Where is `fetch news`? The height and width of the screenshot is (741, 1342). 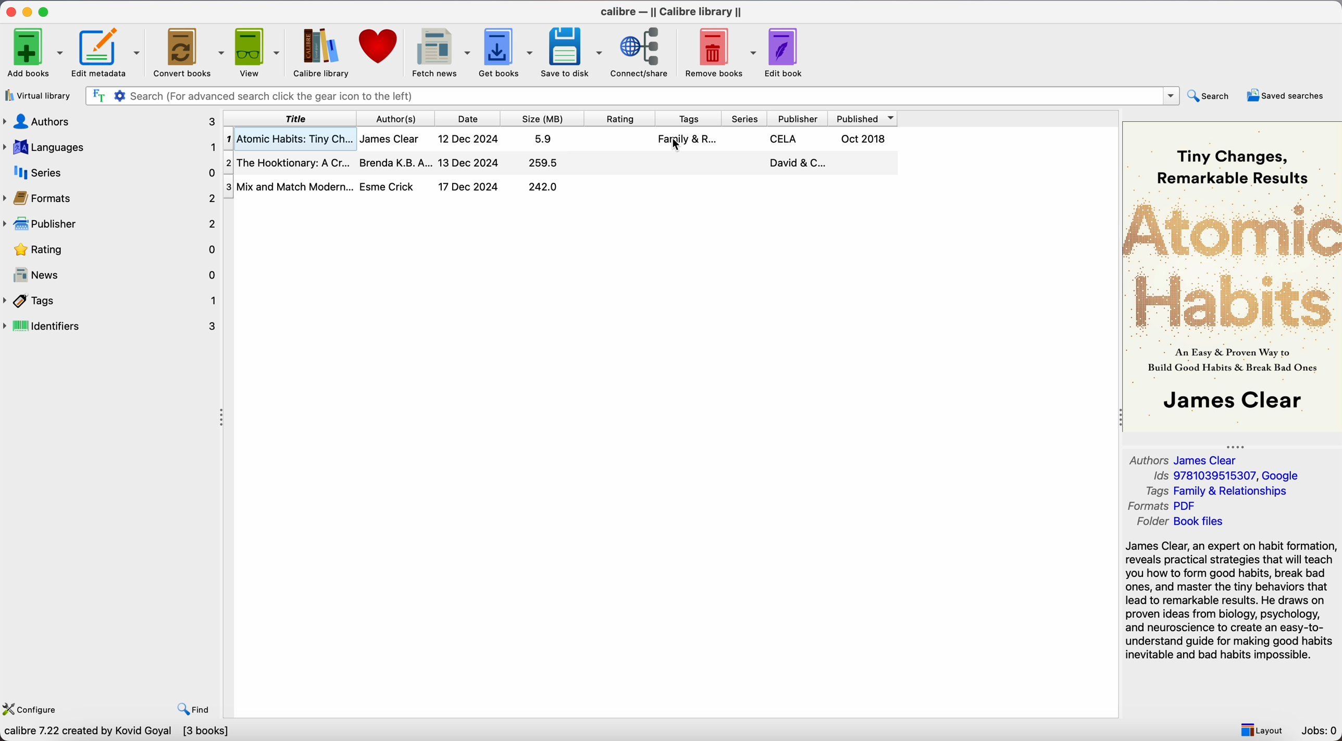
fetch news is located at coordinates (439, 51).